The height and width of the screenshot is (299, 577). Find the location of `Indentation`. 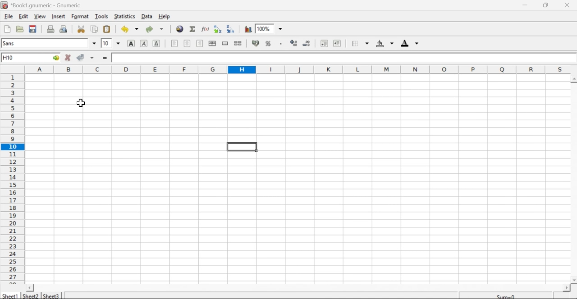

Indentation is located at coordinates (330, 44).